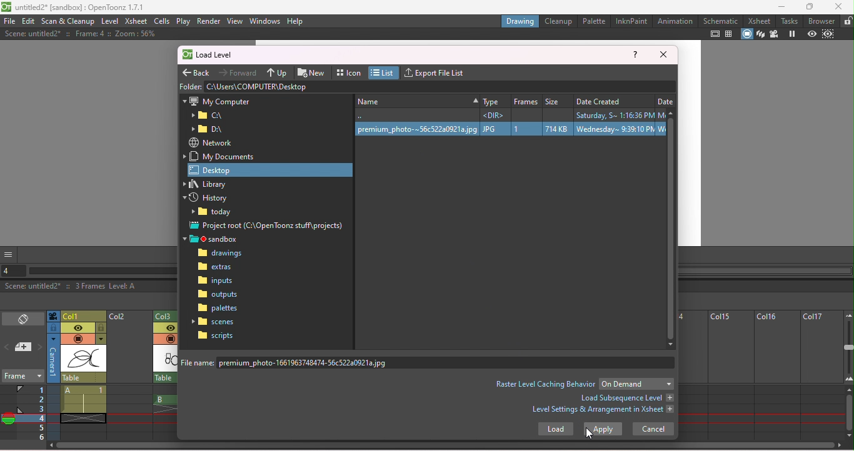 The image size is (854, 451). What do you see at coordinates (215, 213) in the screenshot?
I see `Folder` at bounding box center [215, 213].